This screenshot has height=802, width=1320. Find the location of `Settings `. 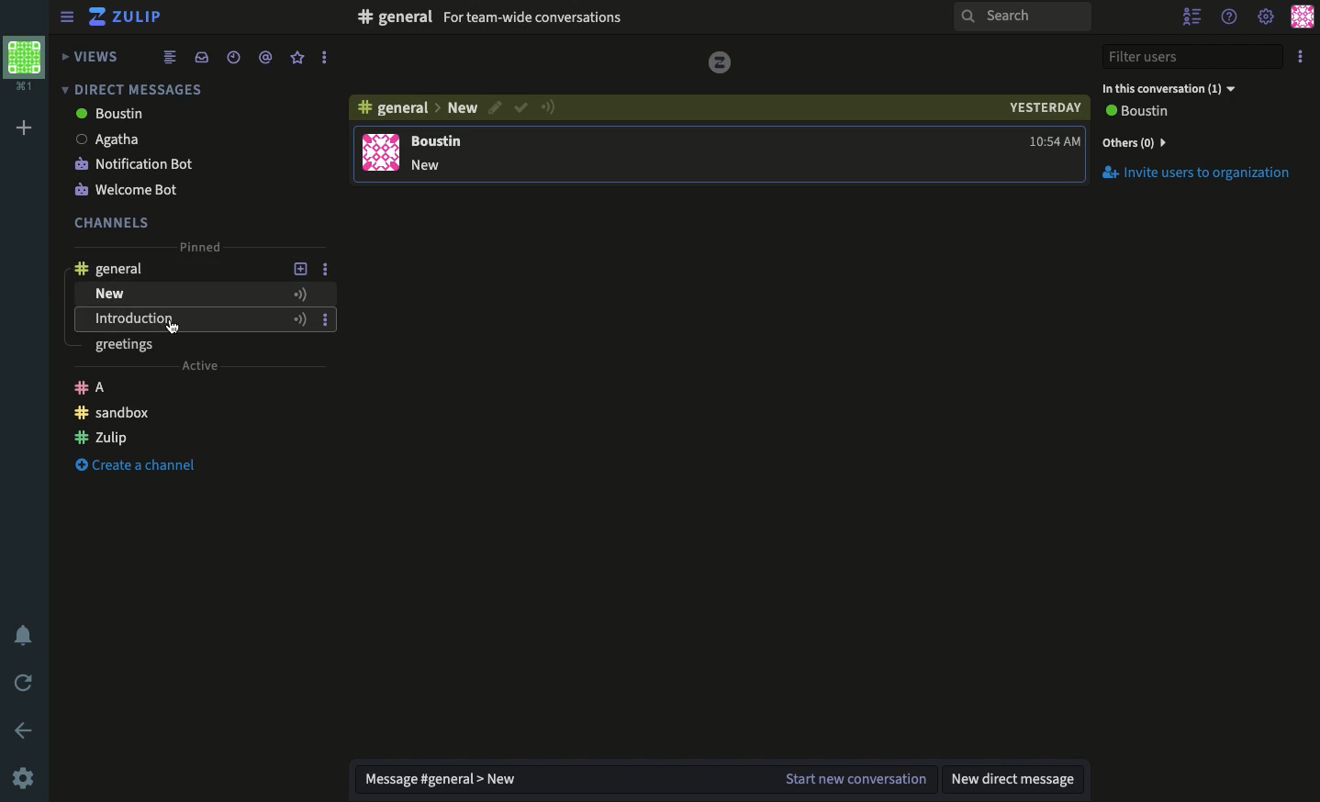

Settings  is located at coordinates (1265, 18).